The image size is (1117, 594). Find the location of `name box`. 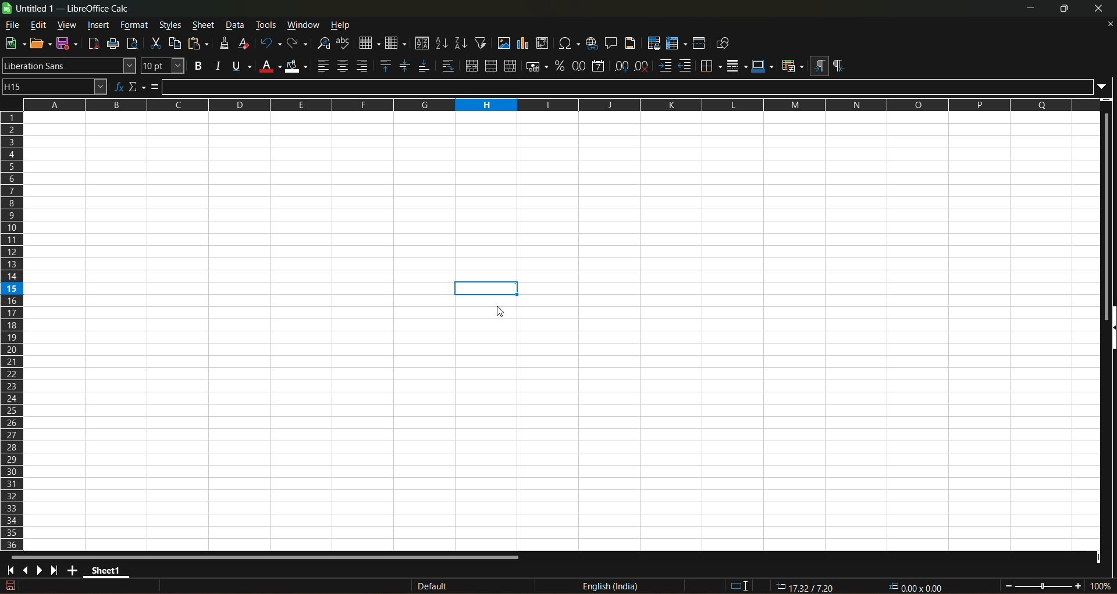

name box is located at coordinates (55, 86).